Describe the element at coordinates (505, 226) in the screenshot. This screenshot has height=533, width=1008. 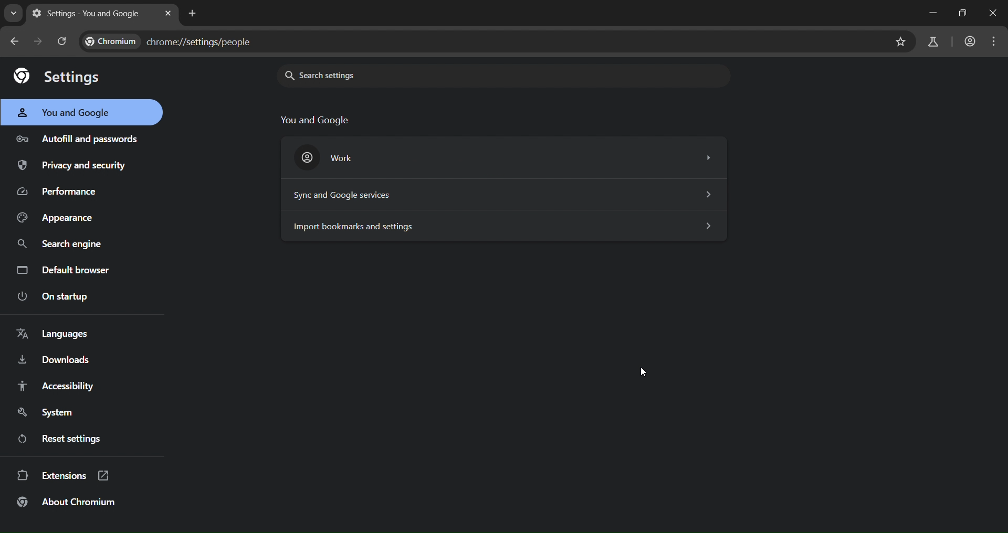
I see `import bookmarks and settings` at that location.